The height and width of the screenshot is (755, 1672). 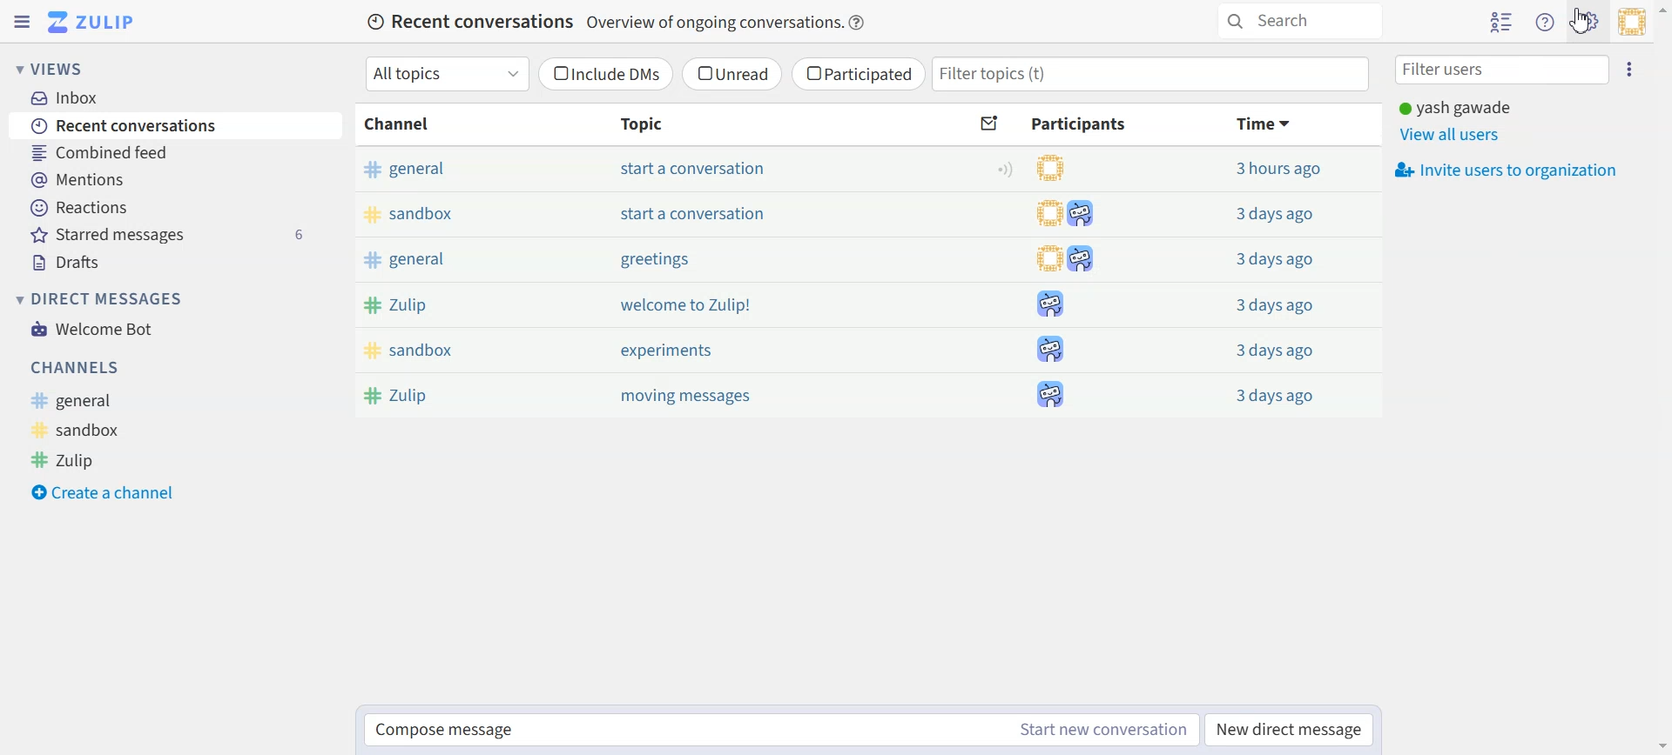 What do you see at coordinates (1302, 22) in the screenshot?
I see `Search` at bounding box center [1302, 22].